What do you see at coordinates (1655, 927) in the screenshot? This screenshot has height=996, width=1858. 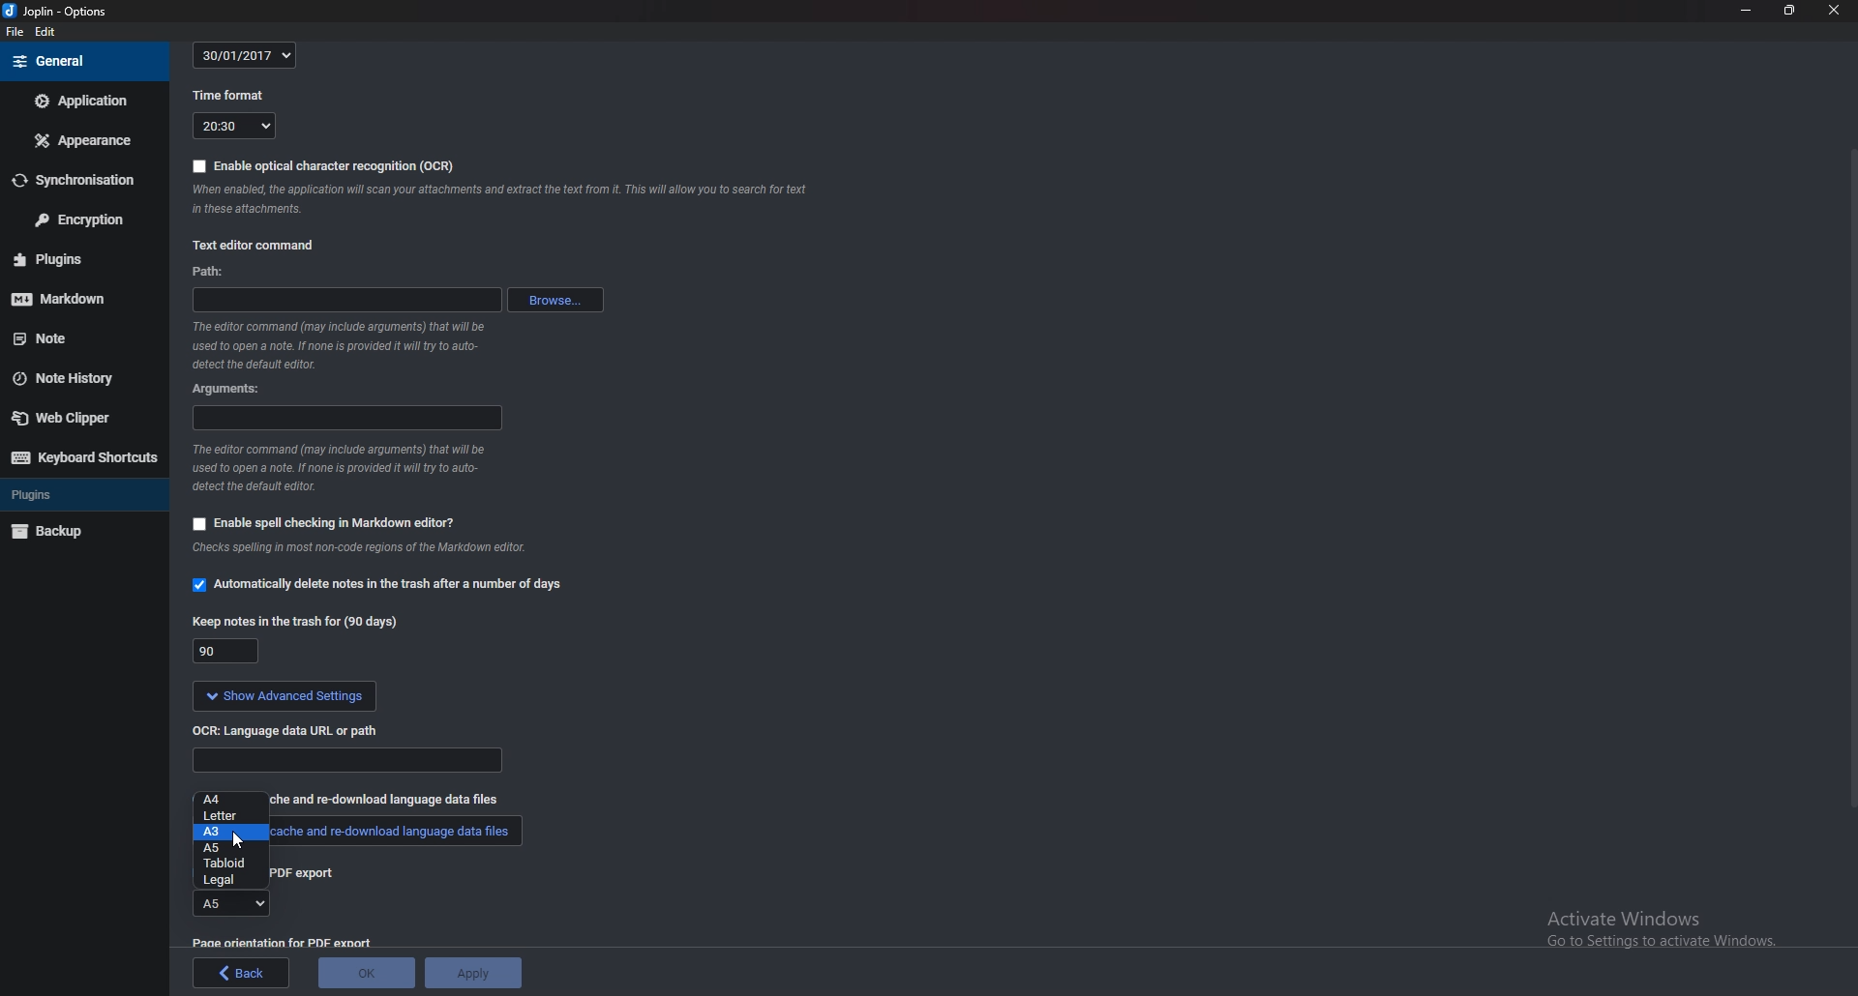 I see `activate windows` at bounding box center [1655, 927].